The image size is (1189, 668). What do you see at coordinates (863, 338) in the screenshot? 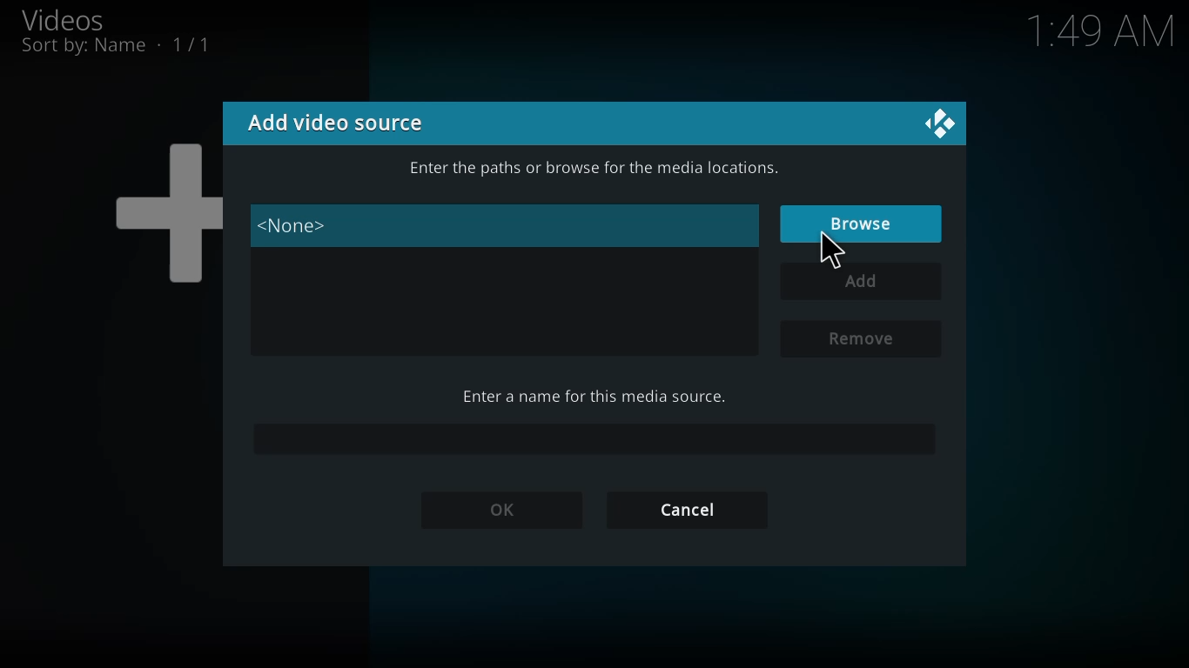
I see `remove` at bounding box center [863, 338].